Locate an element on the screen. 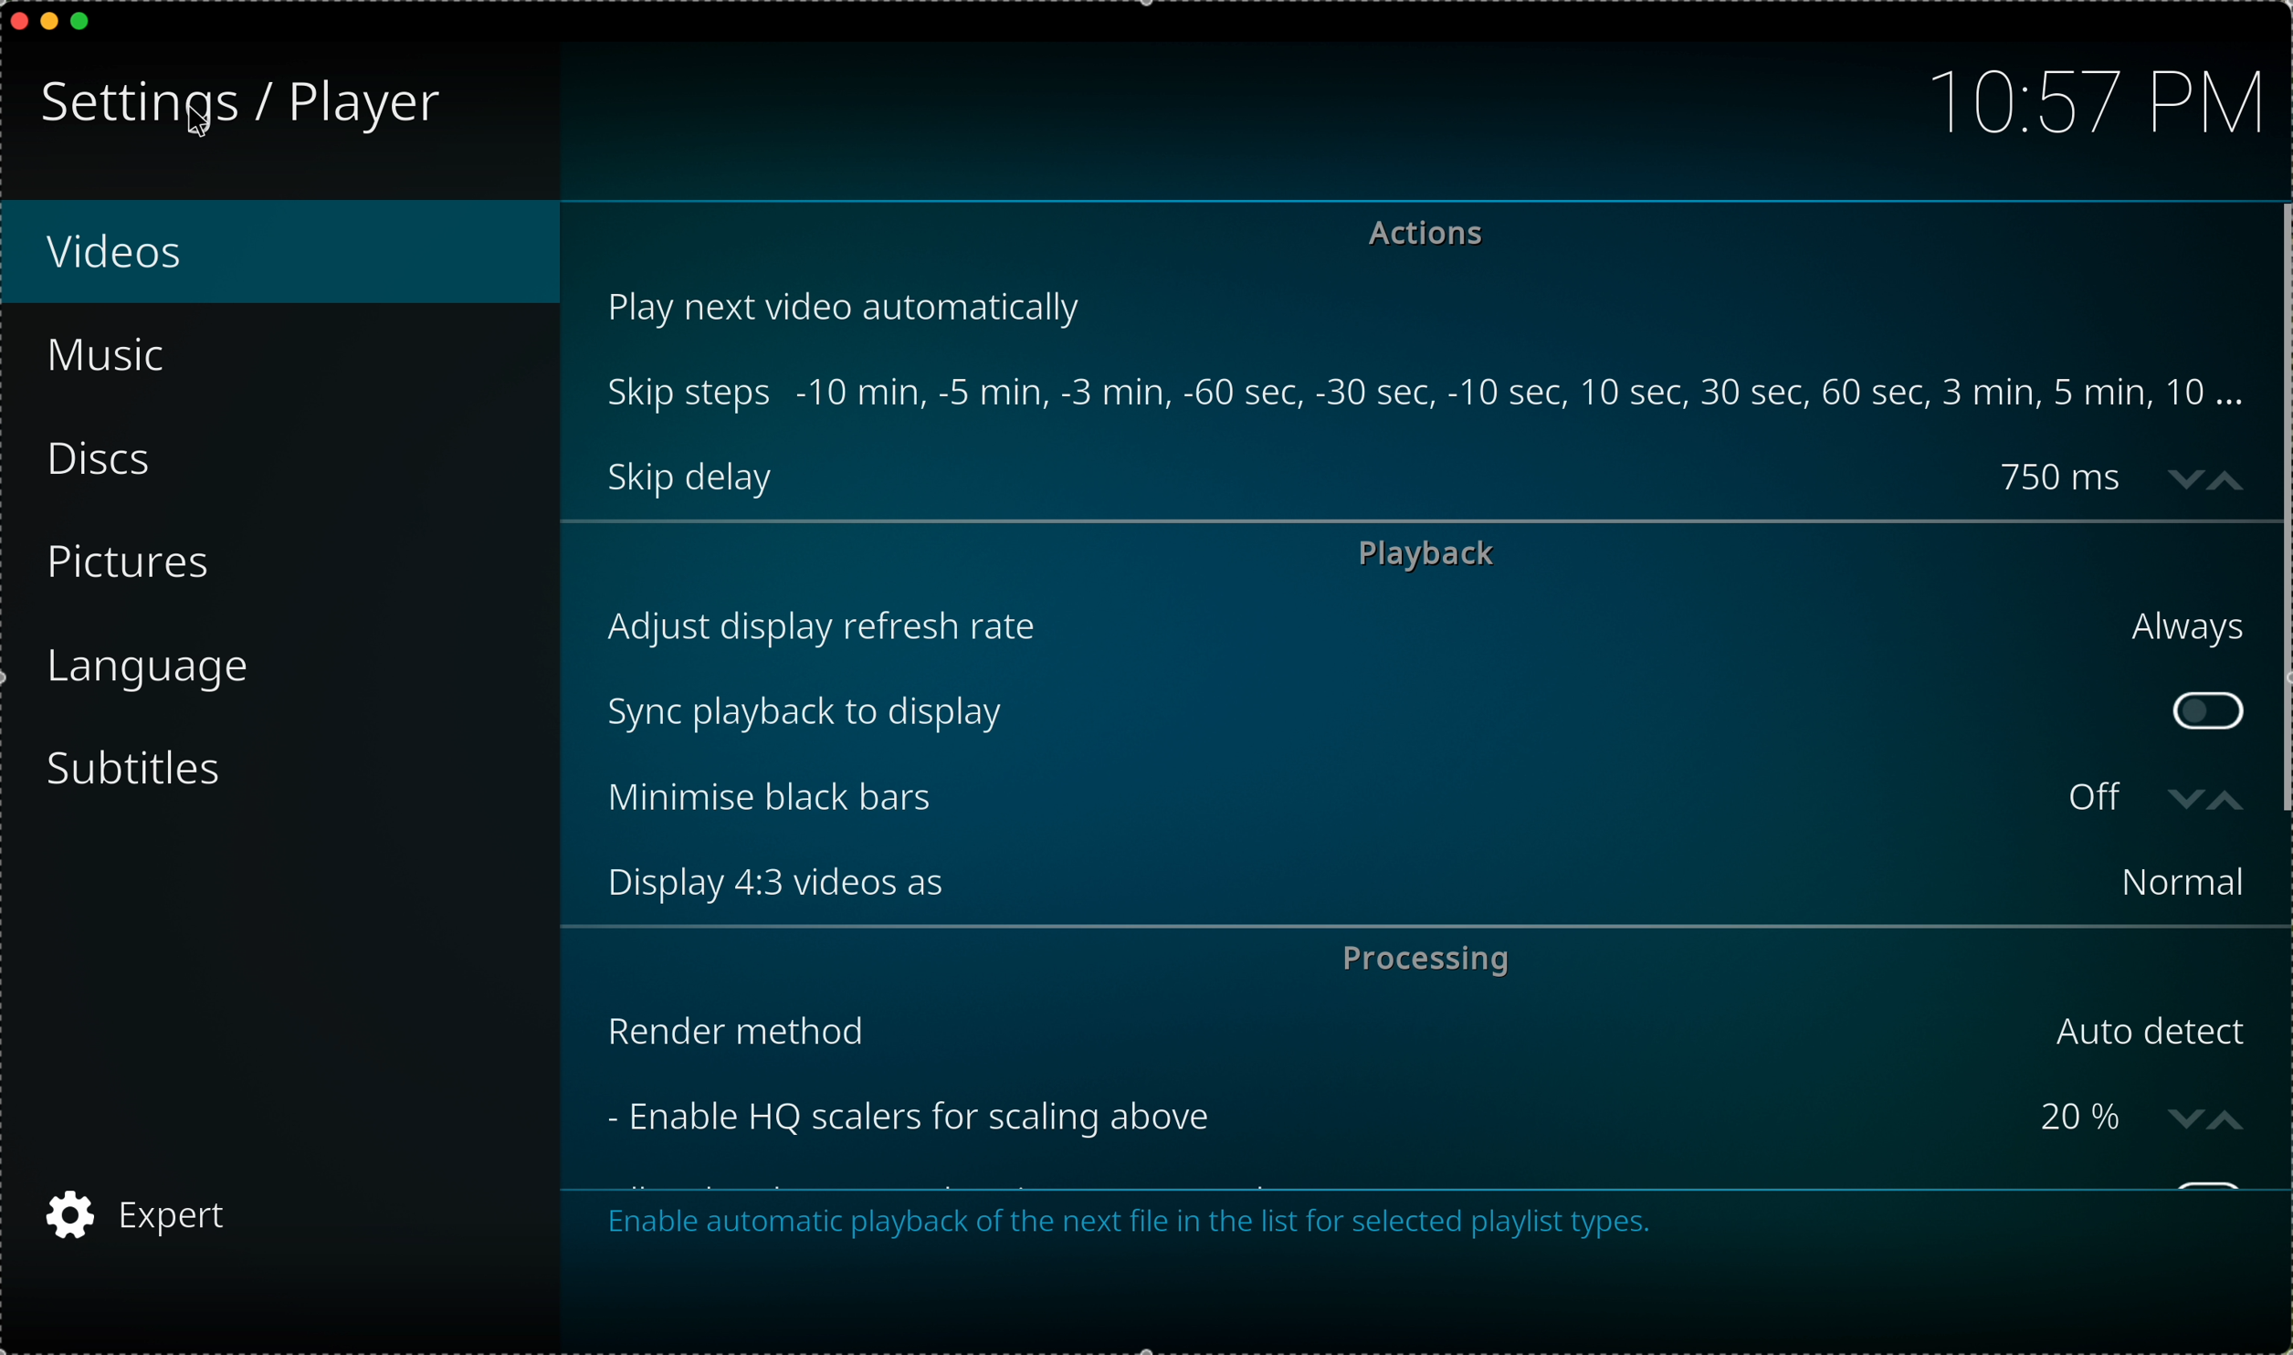 The height and width of the screenshot is (1355, 2293). render method  Auto detect is located at coordinates (1429, 1031).